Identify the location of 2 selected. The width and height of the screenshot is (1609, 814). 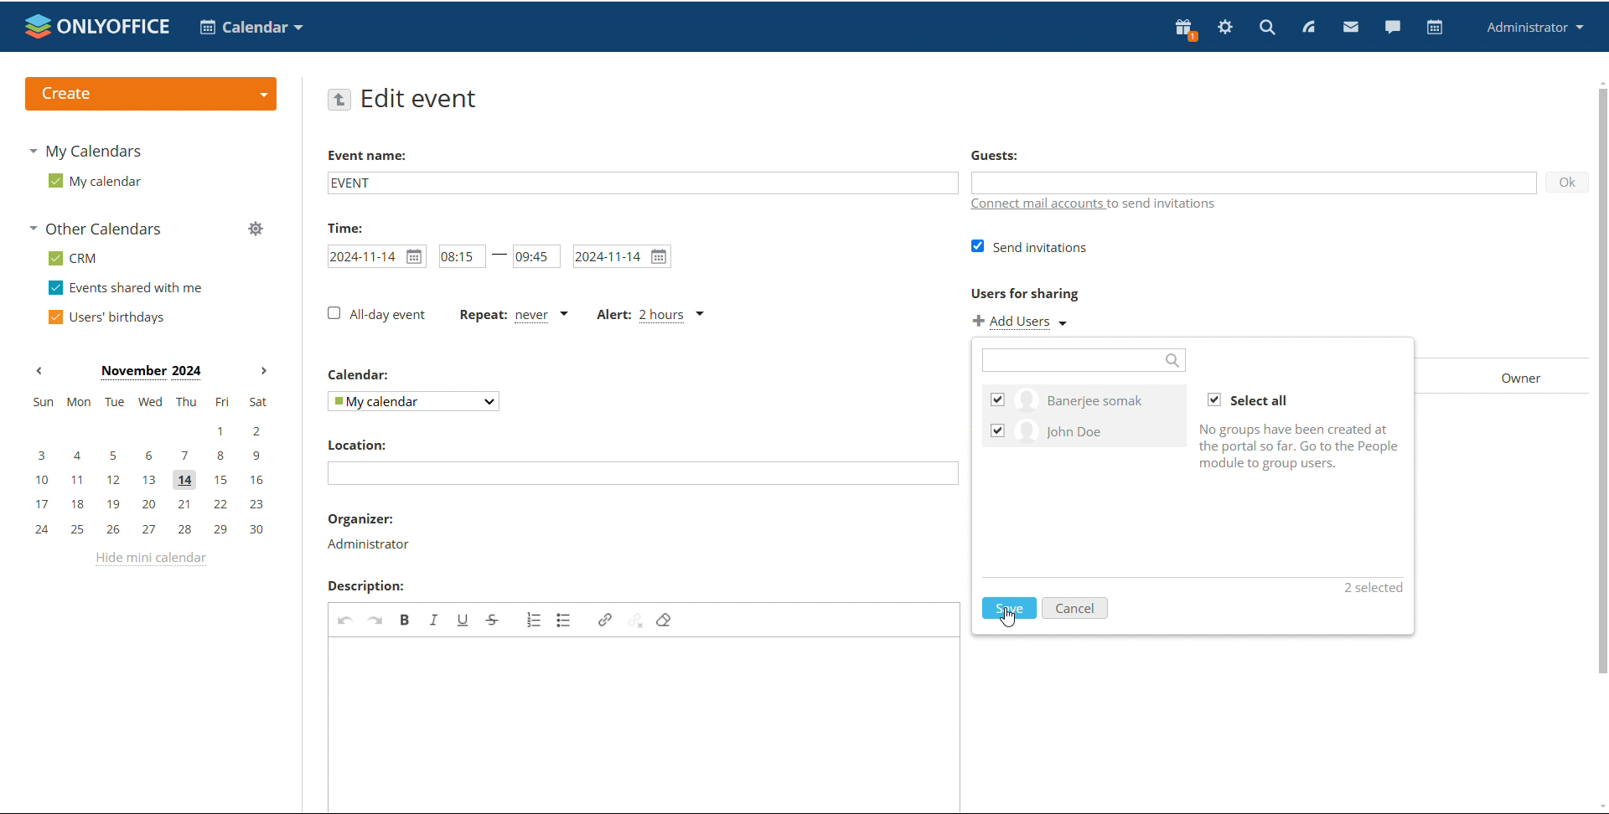
(1371, 588).